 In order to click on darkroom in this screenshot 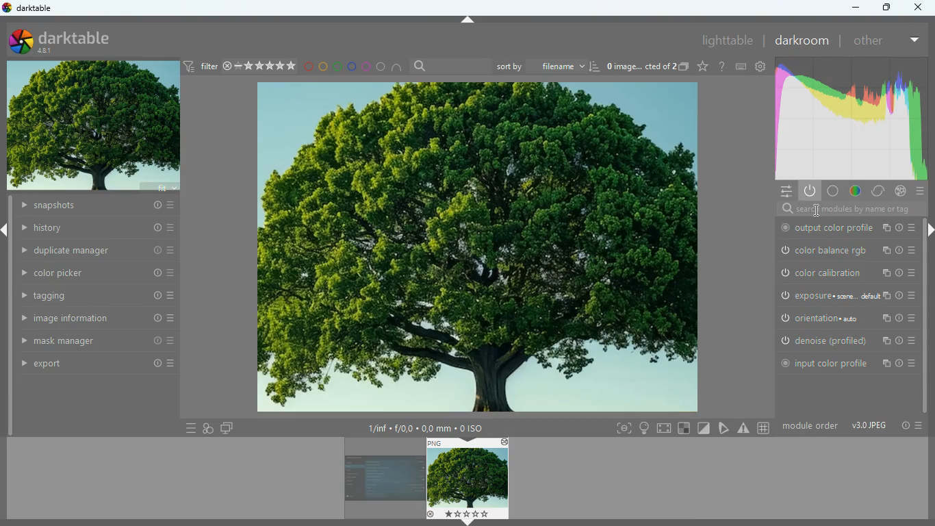, I will do `click(801, 40)`.